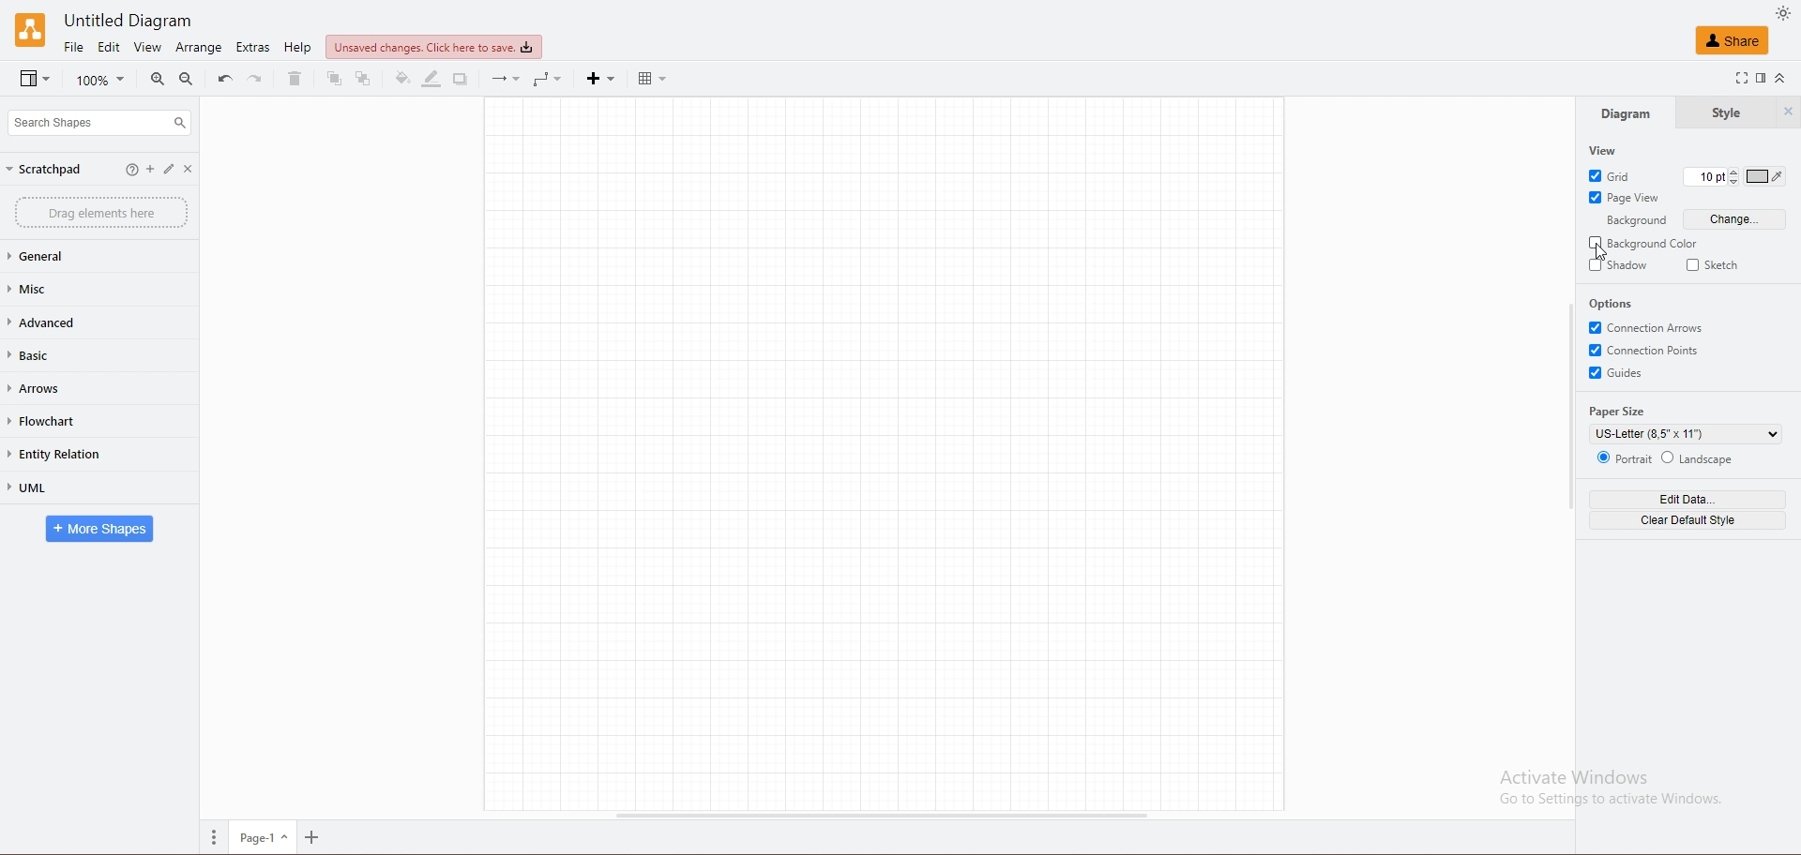  What do you see at coordinates (138, 18) in the screenshot?
I see `Untitled Diagram` at bounding box center [138, 18].